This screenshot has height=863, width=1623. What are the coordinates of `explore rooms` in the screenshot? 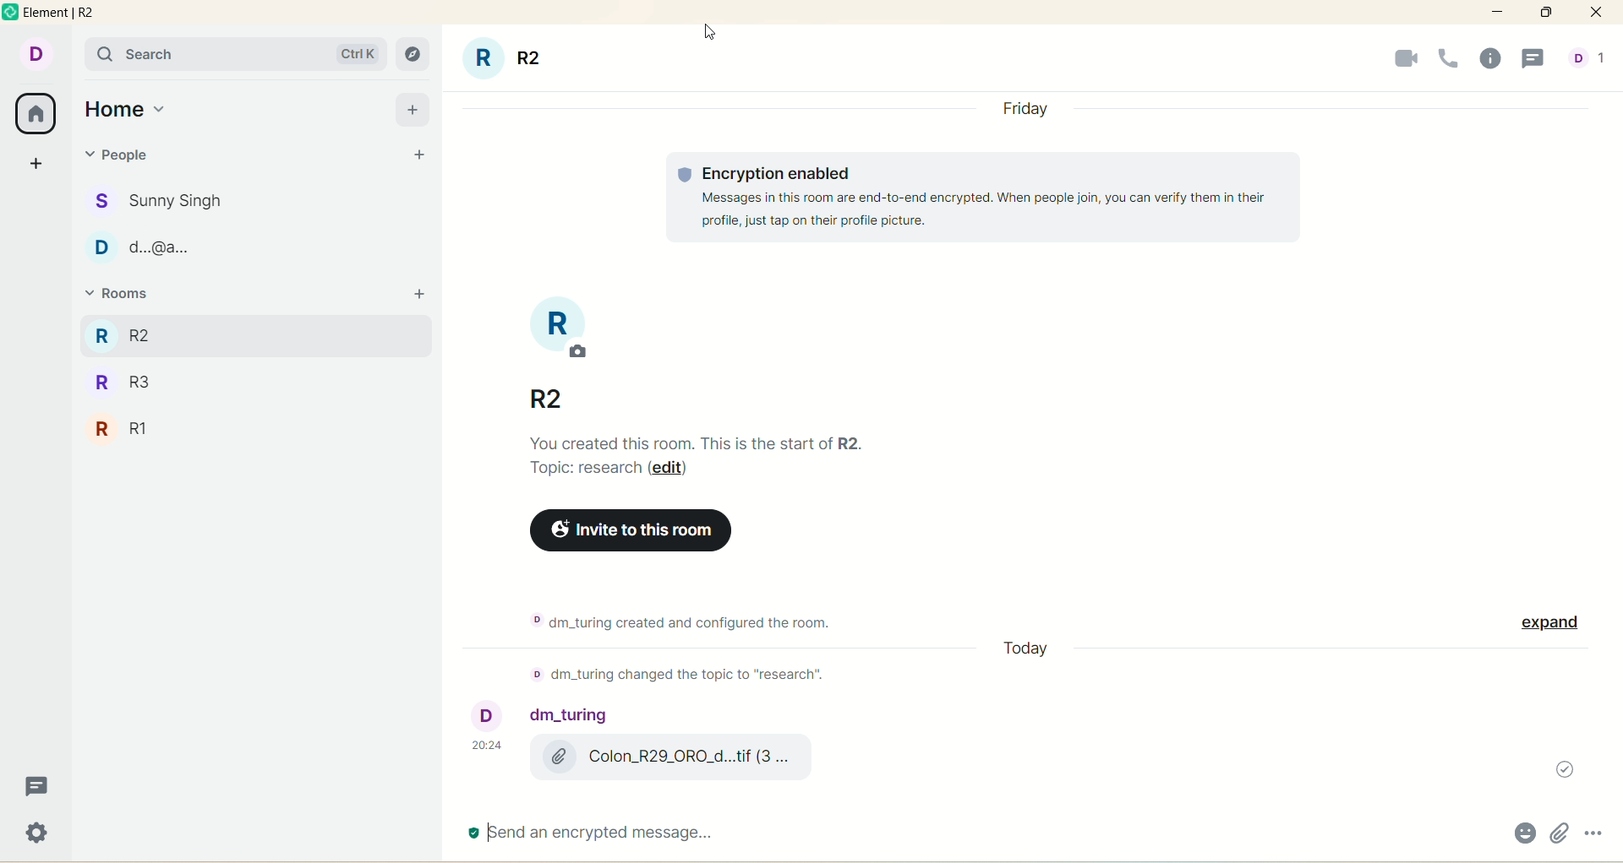 It's located at (414, 56).